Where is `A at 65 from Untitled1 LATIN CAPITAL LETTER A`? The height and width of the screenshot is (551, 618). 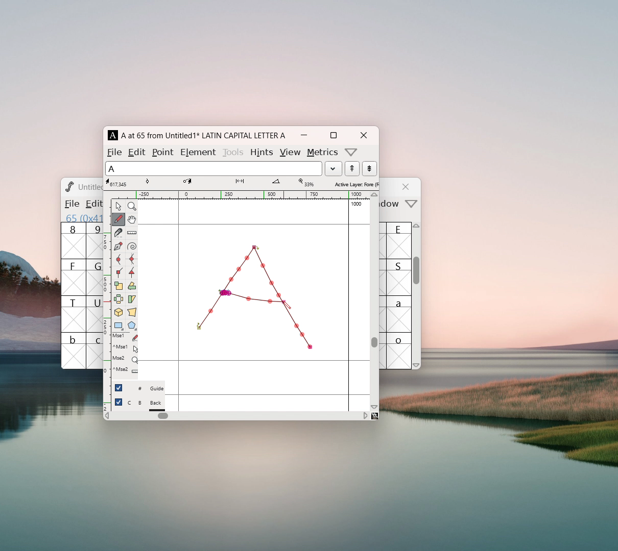 A at 65 from Untitled1 LATIN CAPITAL LETTER A is located at coordinates (202, 135).